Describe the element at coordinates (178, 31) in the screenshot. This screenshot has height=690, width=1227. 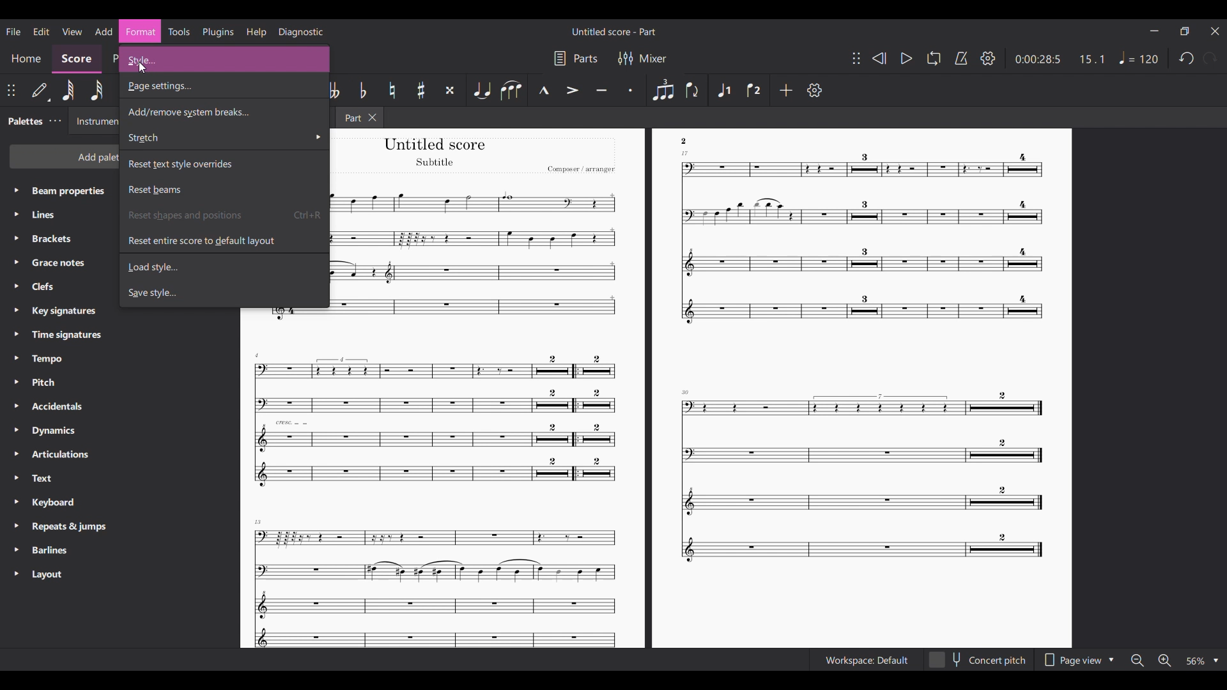
I see `Tools menu` at that location.